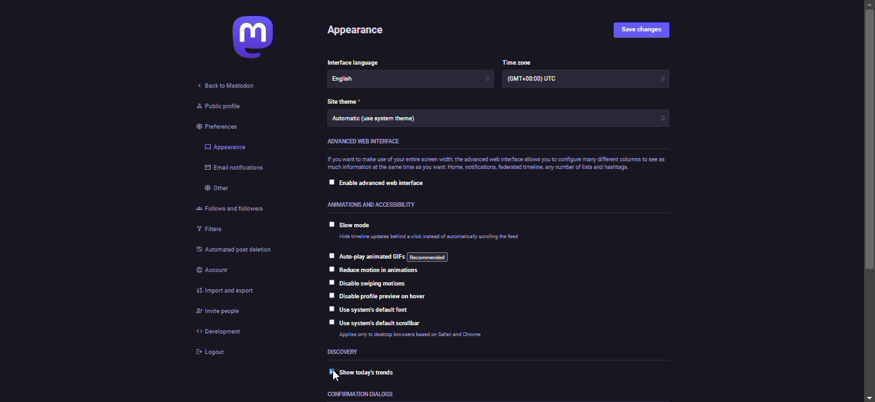  Describe the element at coordinates (365, 142) in the screenshot. I see `advanced web interface` at that location.